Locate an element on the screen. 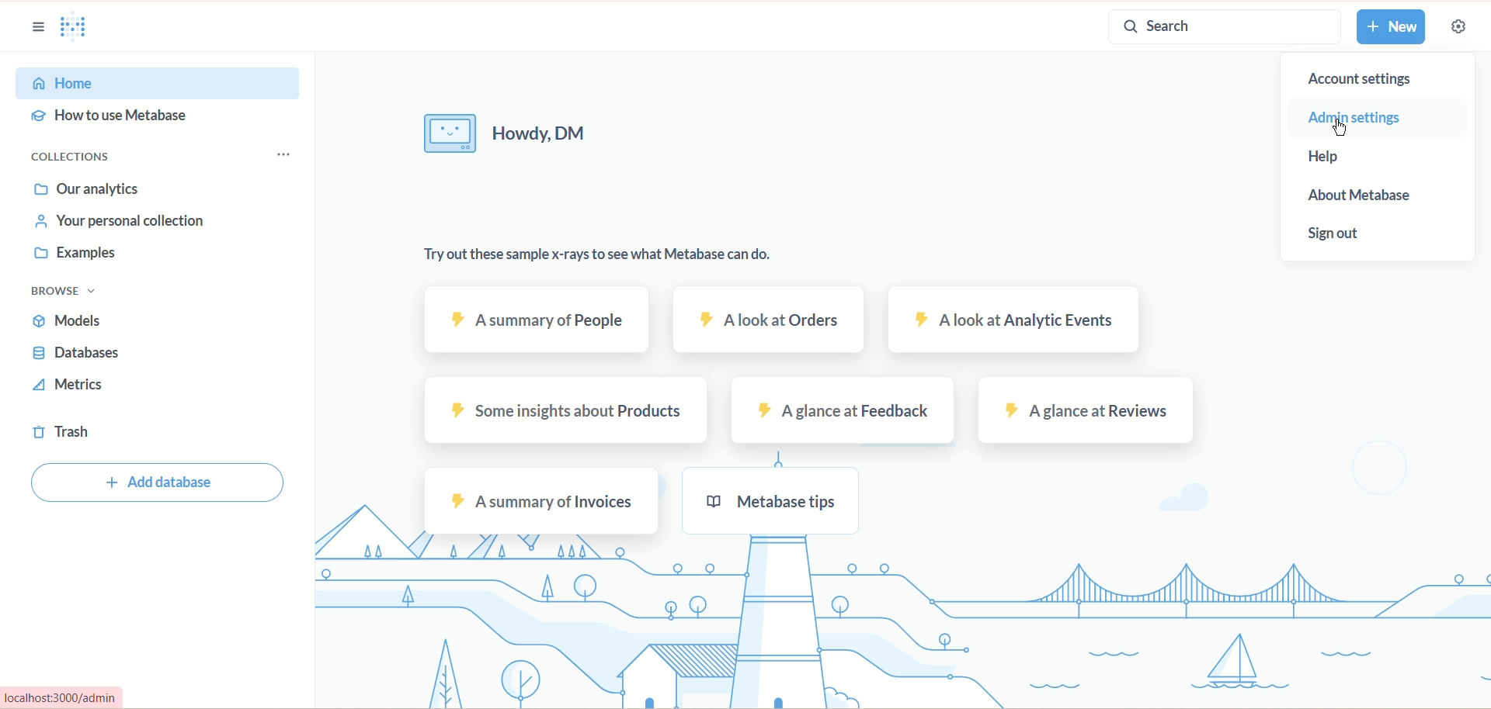  collections is located at coordinates (76, 160).